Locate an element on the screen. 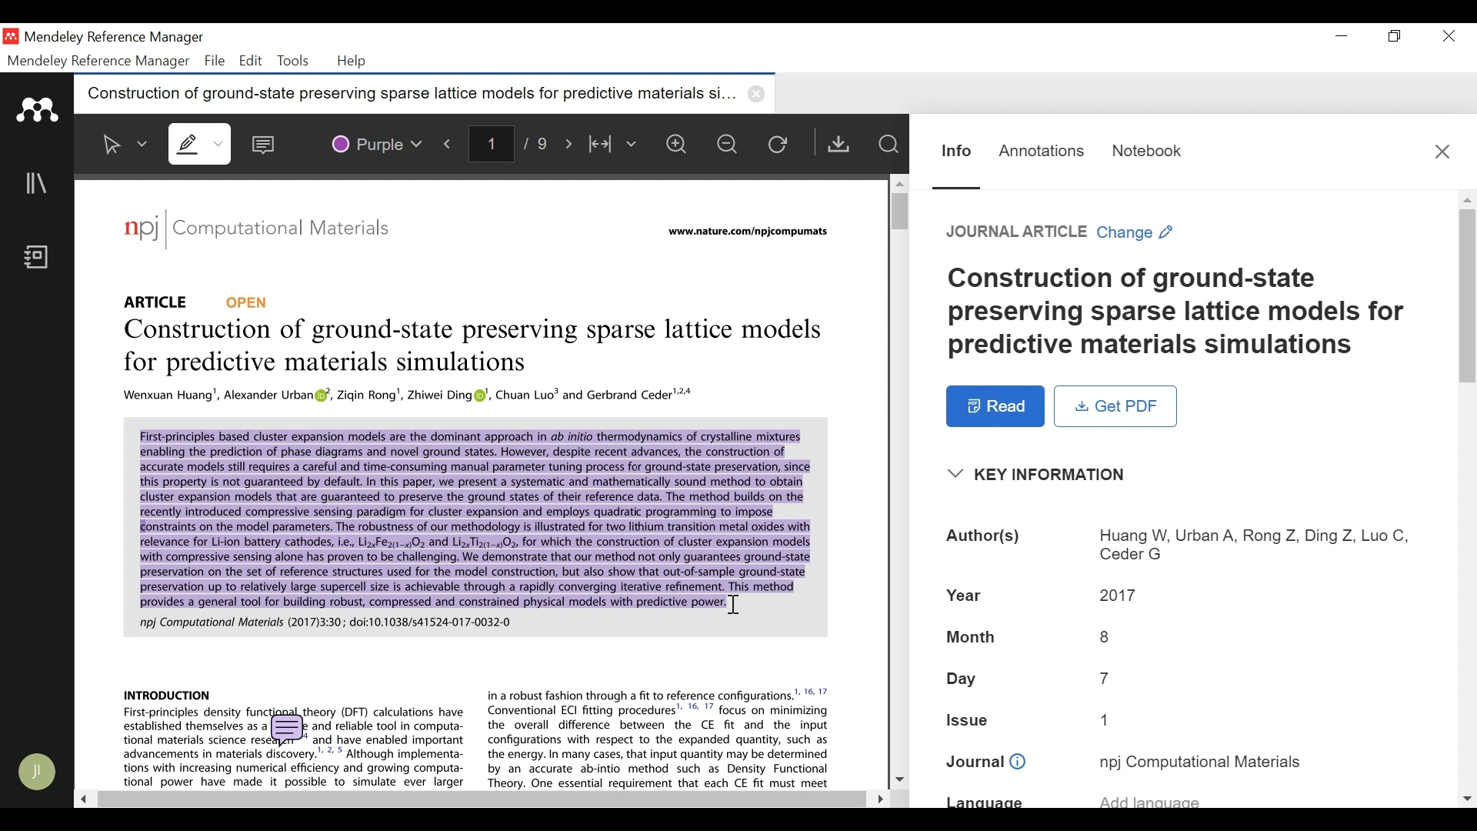 The height and width of the screenshot is (831, 1477). Tools is located at coordinates (292, 61).